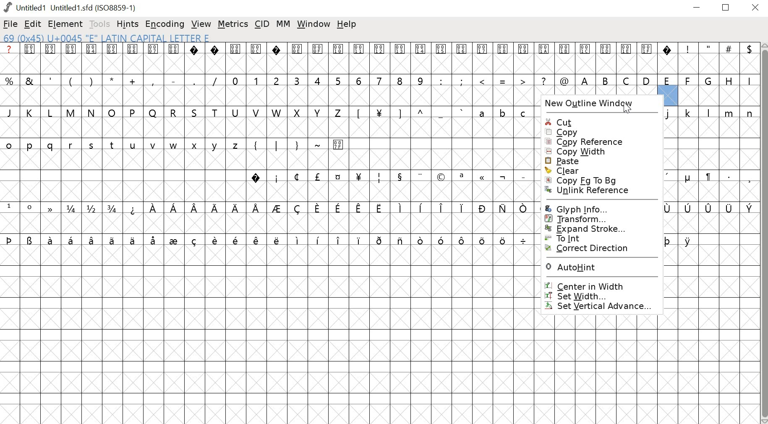 The width and height of the screenshot is (768, 424). I want to click on CORRECT DIRECTION, so click(588, 249).